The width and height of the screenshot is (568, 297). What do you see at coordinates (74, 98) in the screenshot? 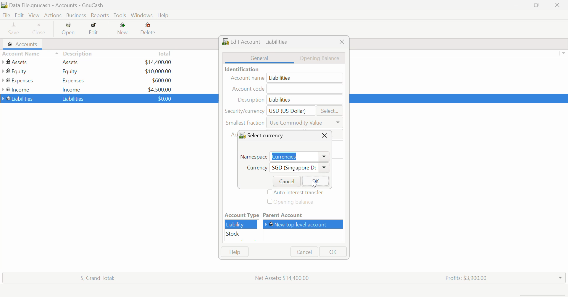
I see `Liabilities` at bounding box center [74, 98].